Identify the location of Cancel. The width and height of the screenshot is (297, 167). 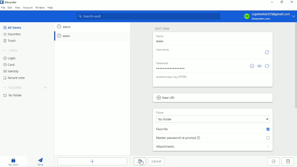
(156, 162).